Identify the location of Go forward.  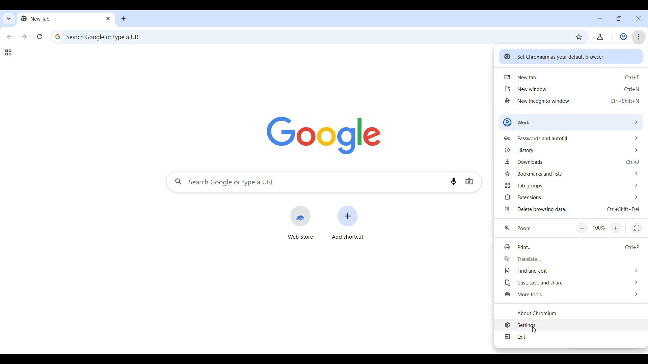
(24, 37).